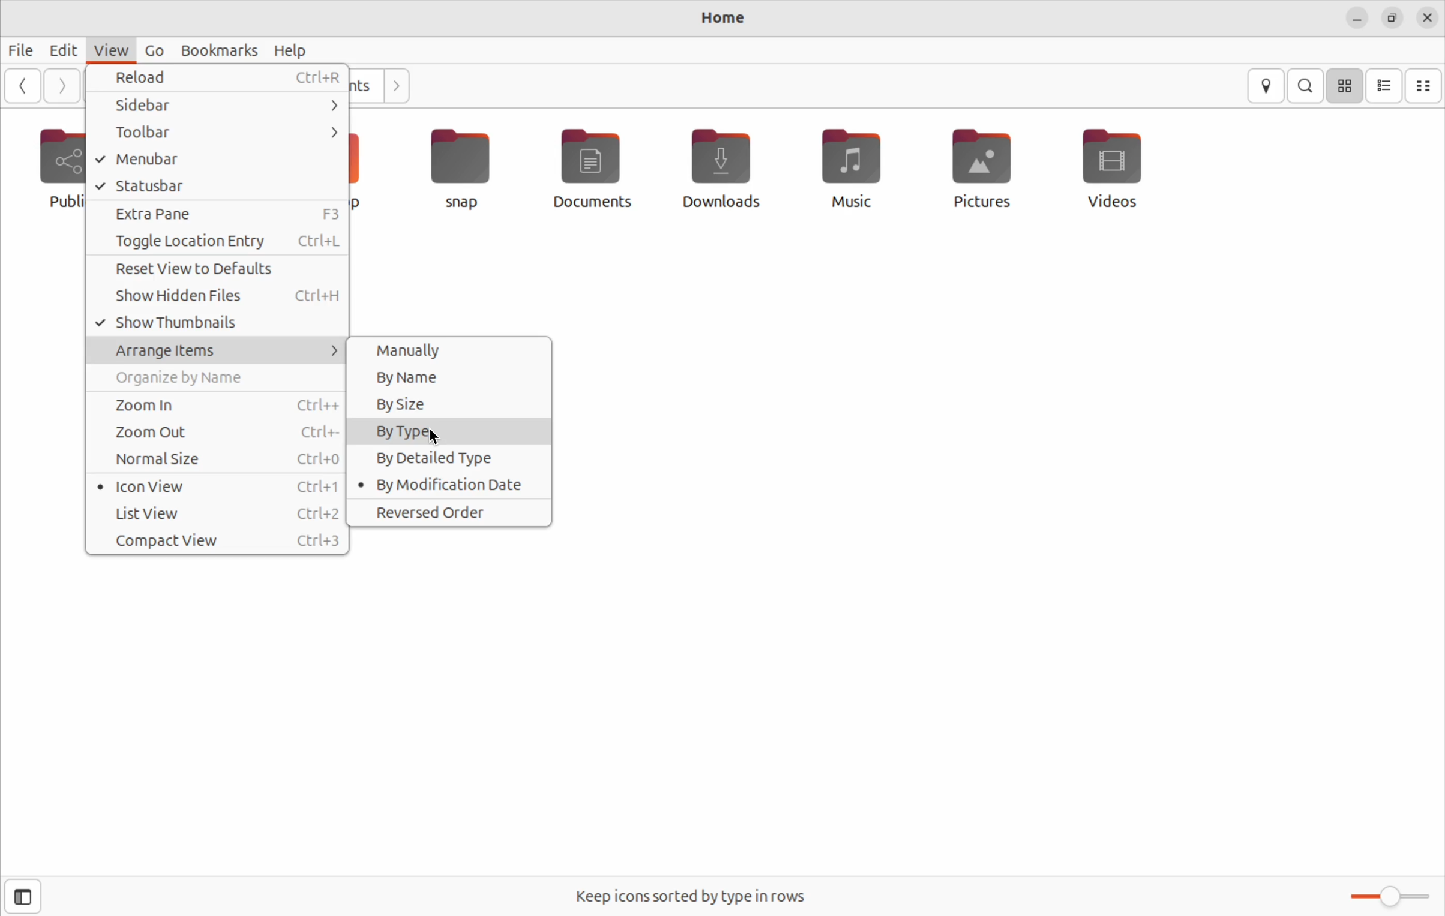 This screenshot has width=1445, height=916. I want to click on documents, so click(595, 172).